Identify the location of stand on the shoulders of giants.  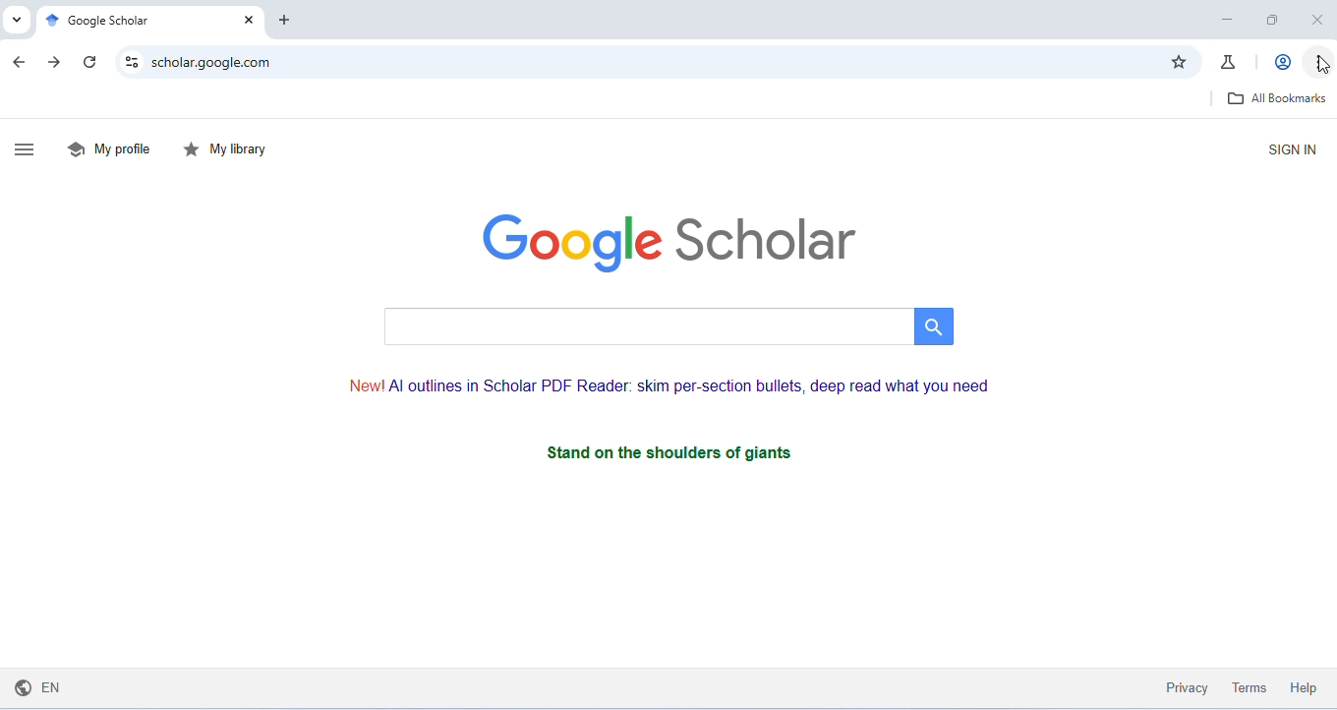
(675, 452).